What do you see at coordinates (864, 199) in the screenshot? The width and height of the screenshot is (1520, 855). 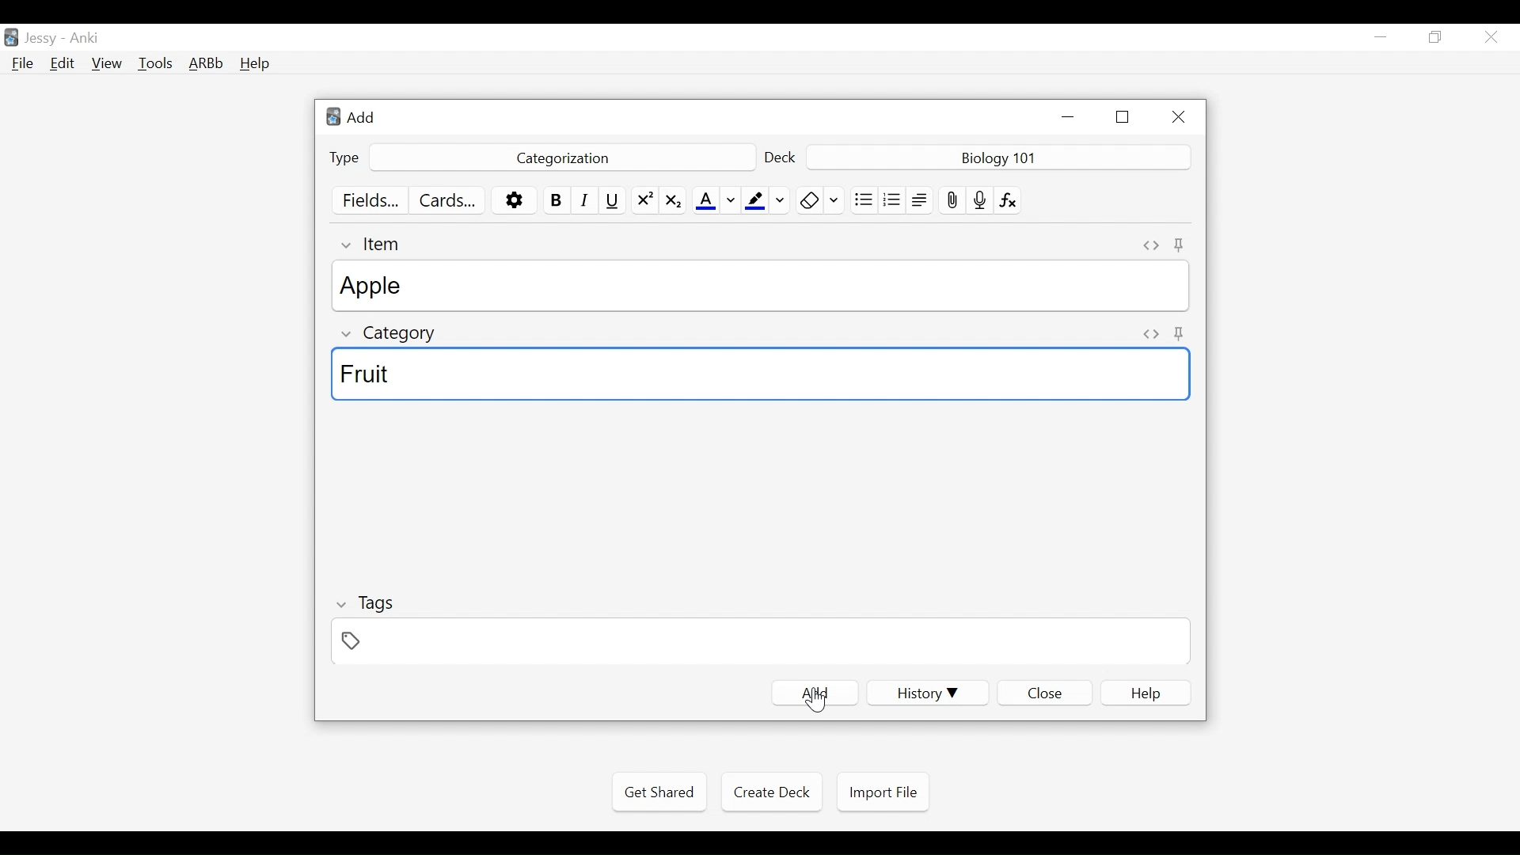 I see `Unordered list` at bounding box center [864, 199].